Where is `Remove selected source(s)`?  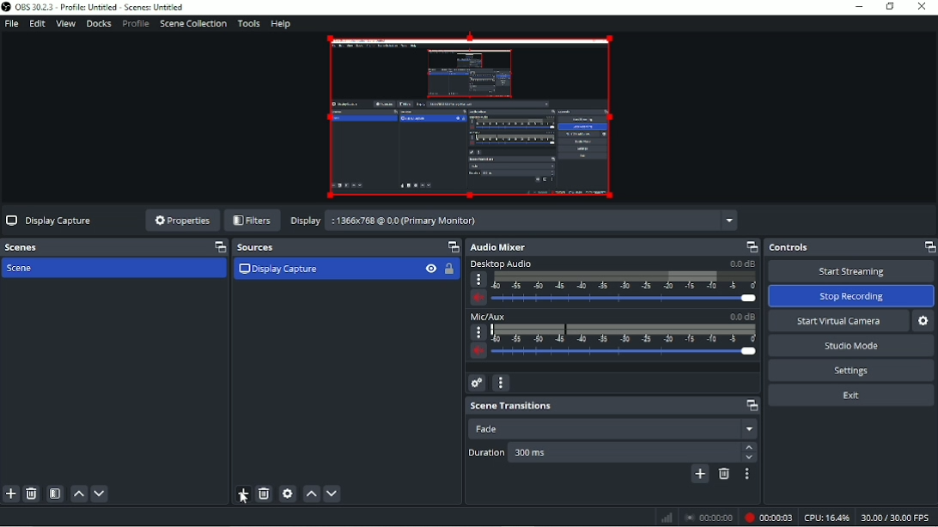 Remove selected source(s) is located at coordinates (265, 494).